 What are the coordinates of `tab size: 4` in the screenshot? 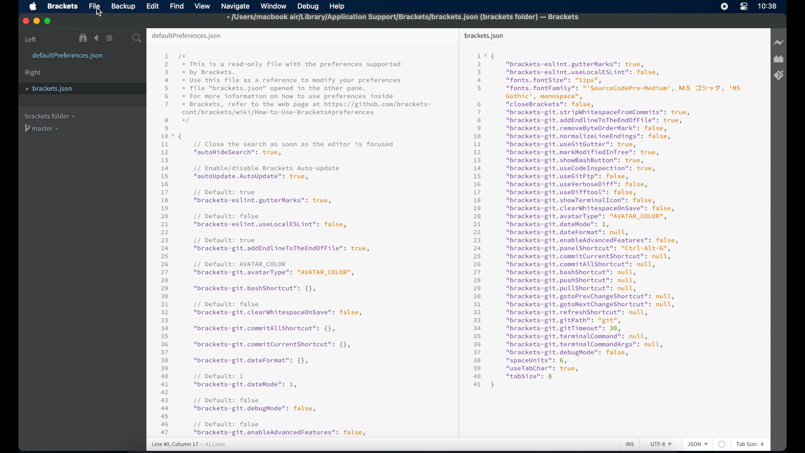 It's located at (750, 444).